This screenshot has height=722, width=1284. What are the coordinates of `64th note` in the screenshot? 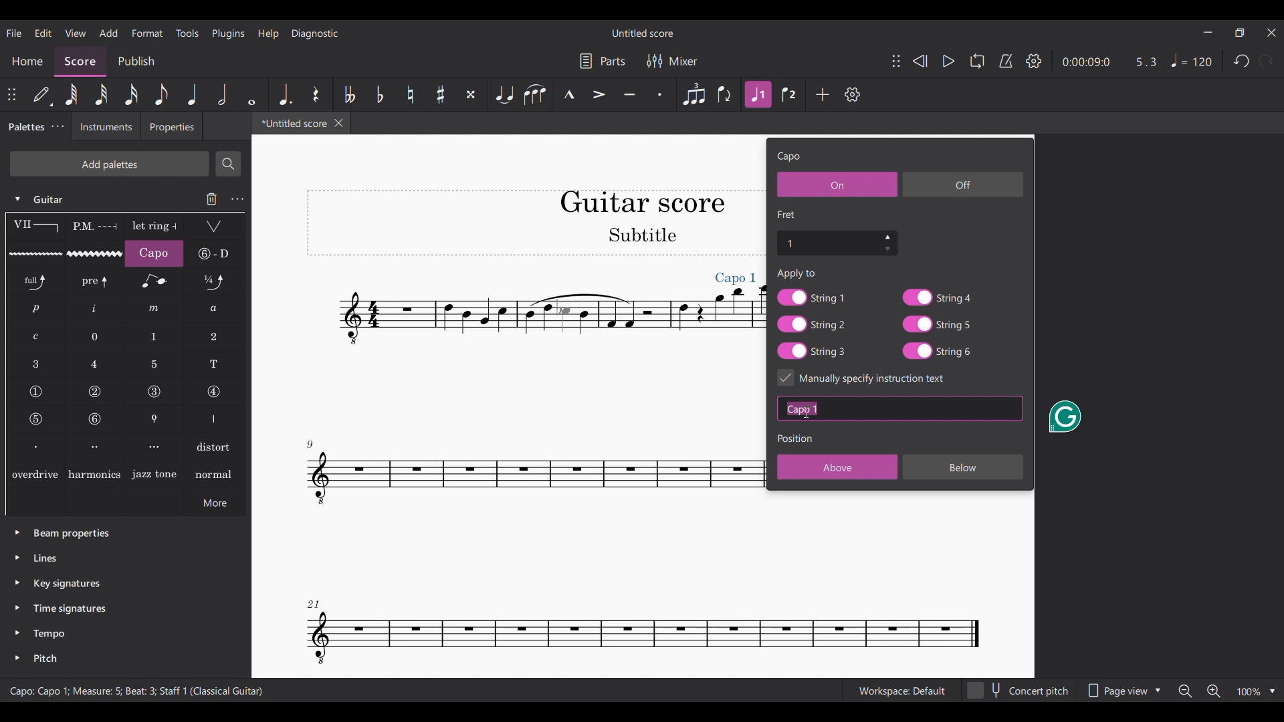 It's located at (72, 94).